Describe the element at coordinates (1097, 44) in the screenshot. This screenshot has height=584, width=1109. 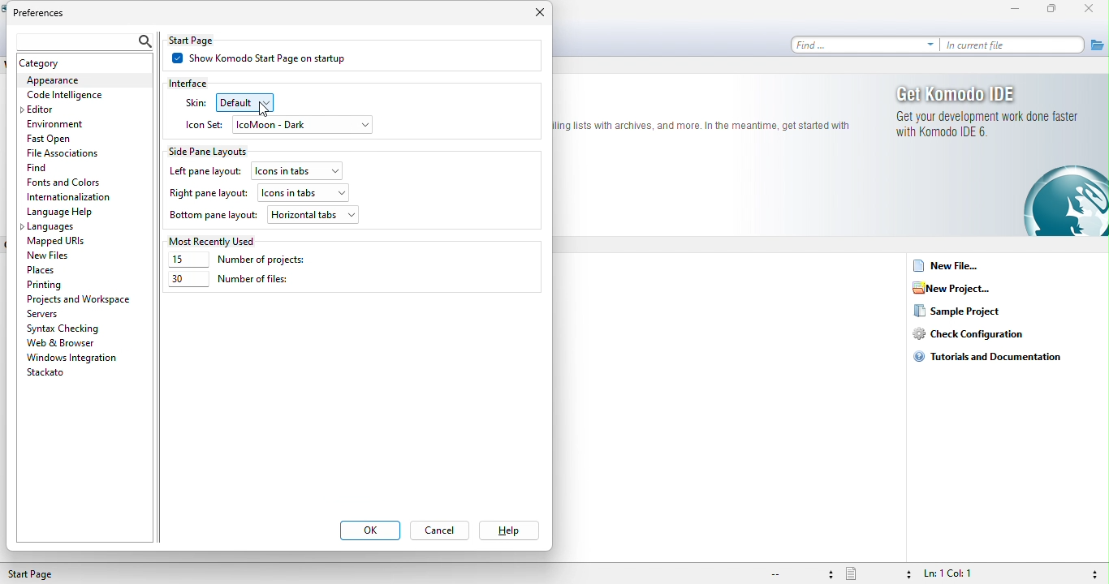
I see `file` at that location.